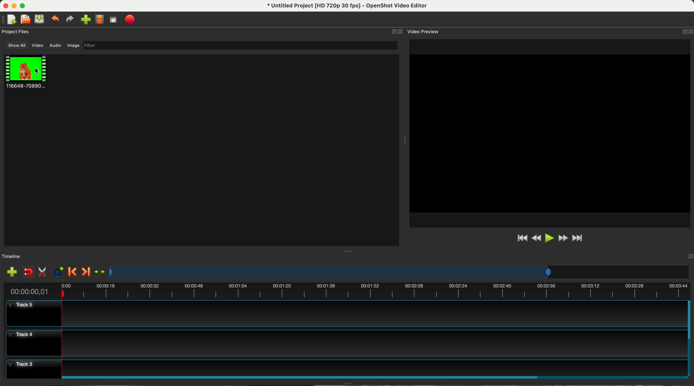 The height and width of the screenshot is (386, 694). I want to click on click on import file, so click(84, 17).